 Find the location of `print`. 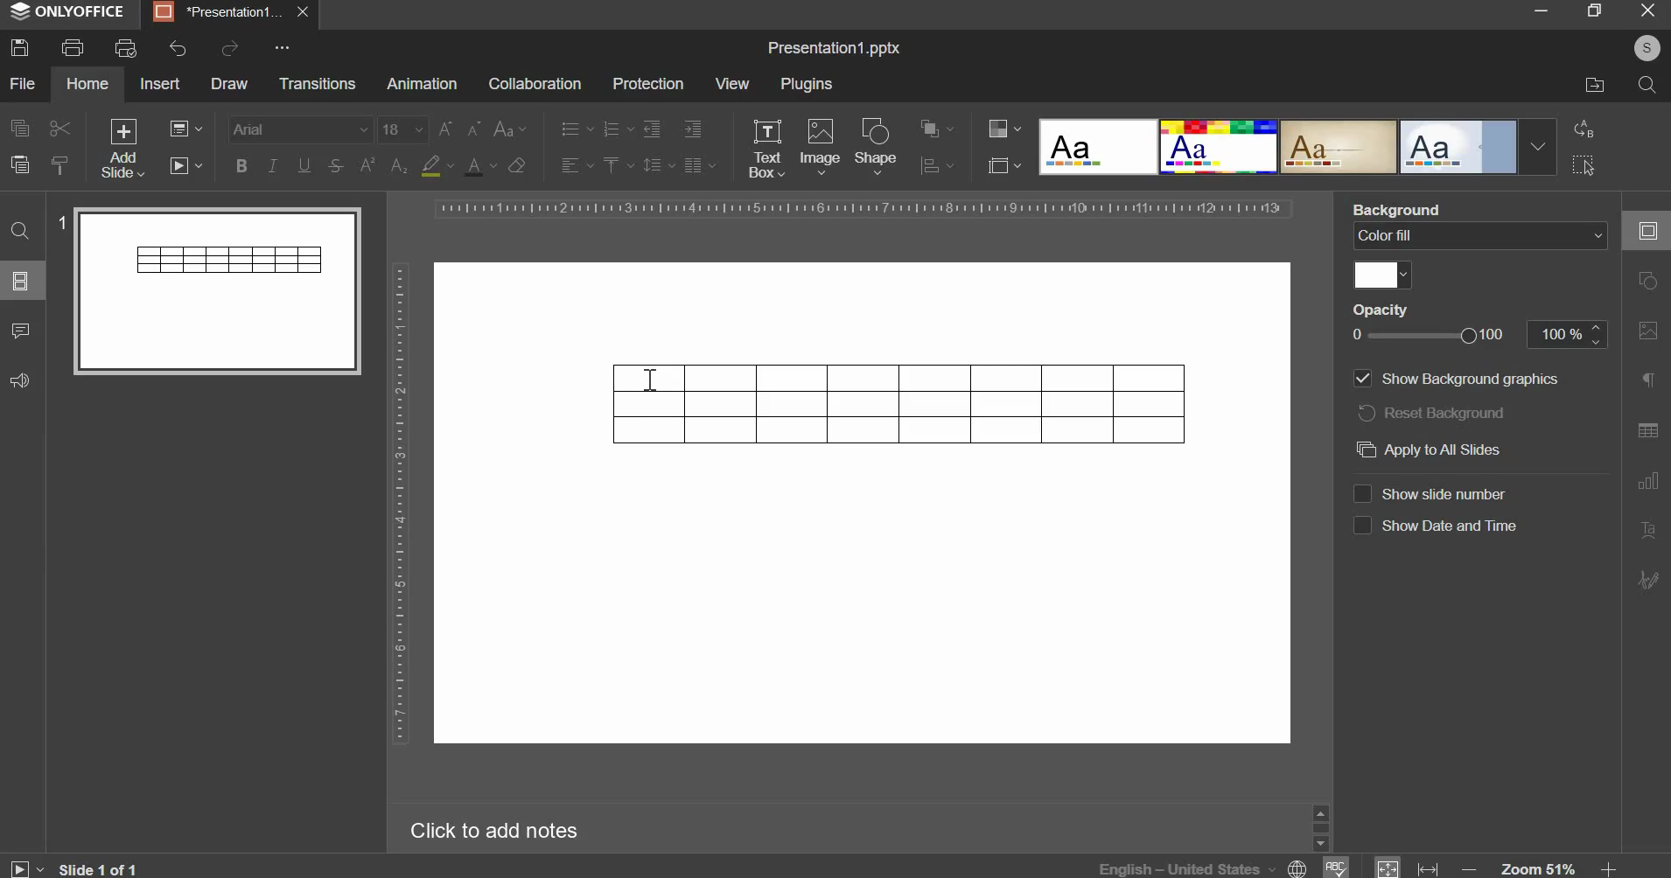

print is located at coordinates (73, 47).